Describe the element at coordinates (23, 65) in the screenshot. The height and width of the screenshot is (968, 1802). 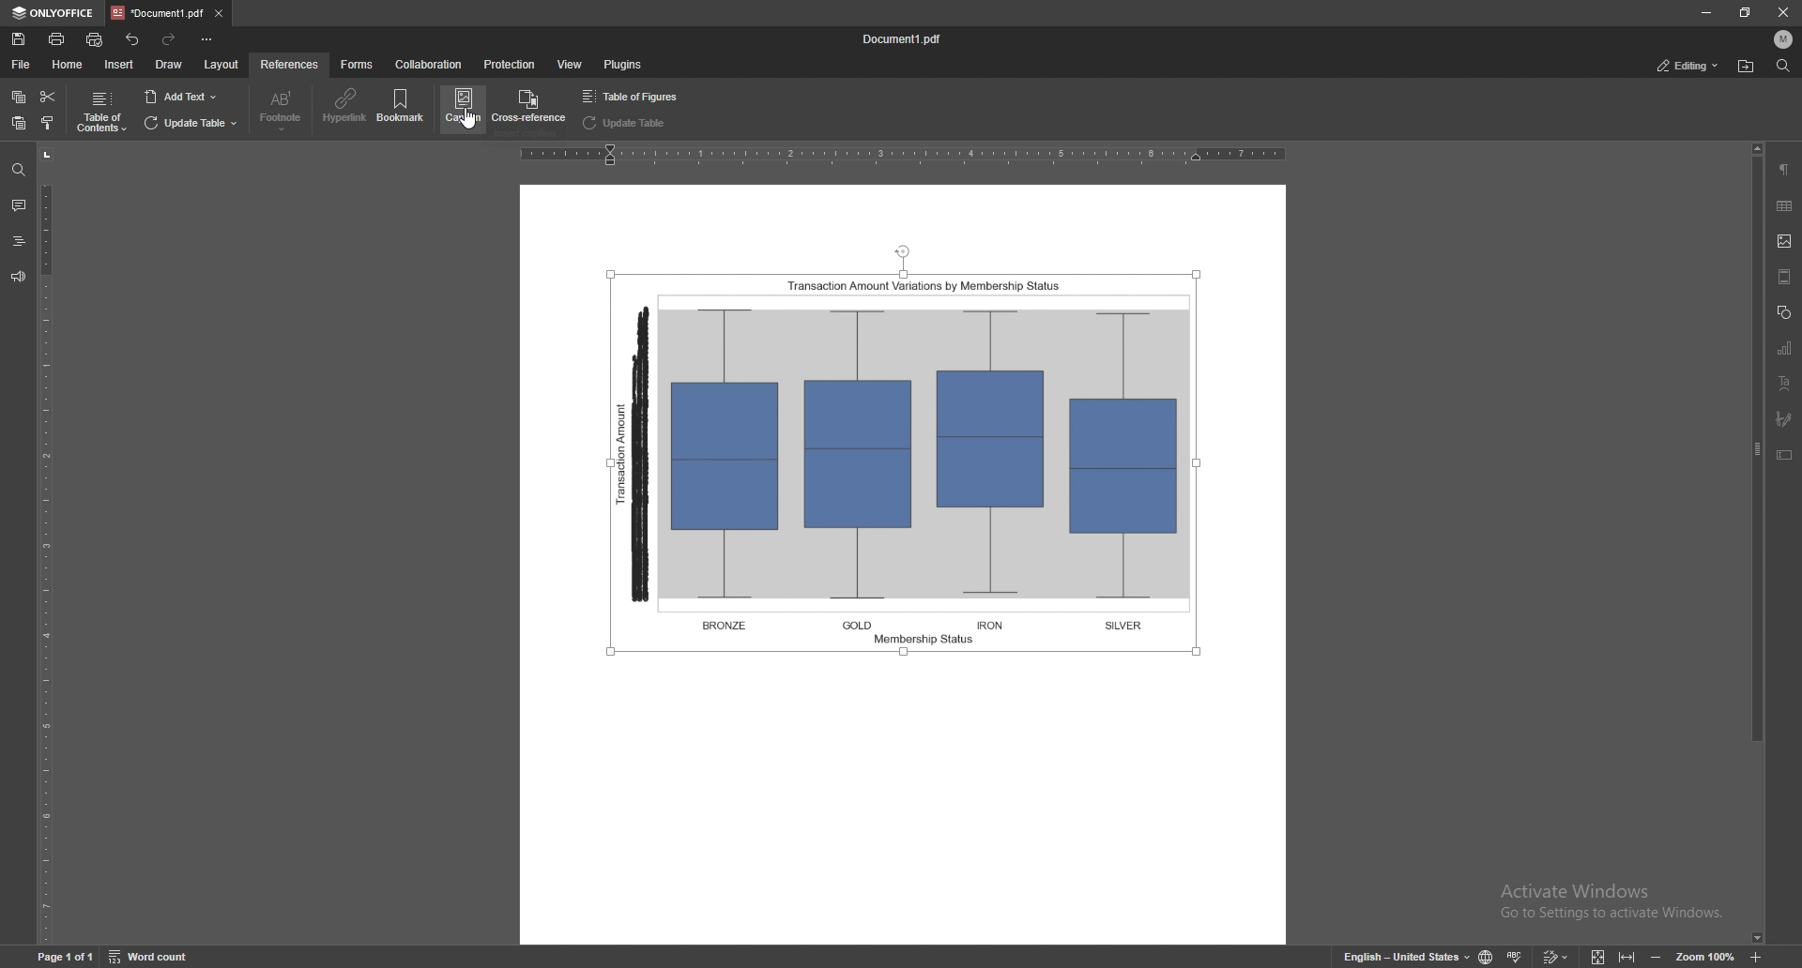
I see `file` at that location.